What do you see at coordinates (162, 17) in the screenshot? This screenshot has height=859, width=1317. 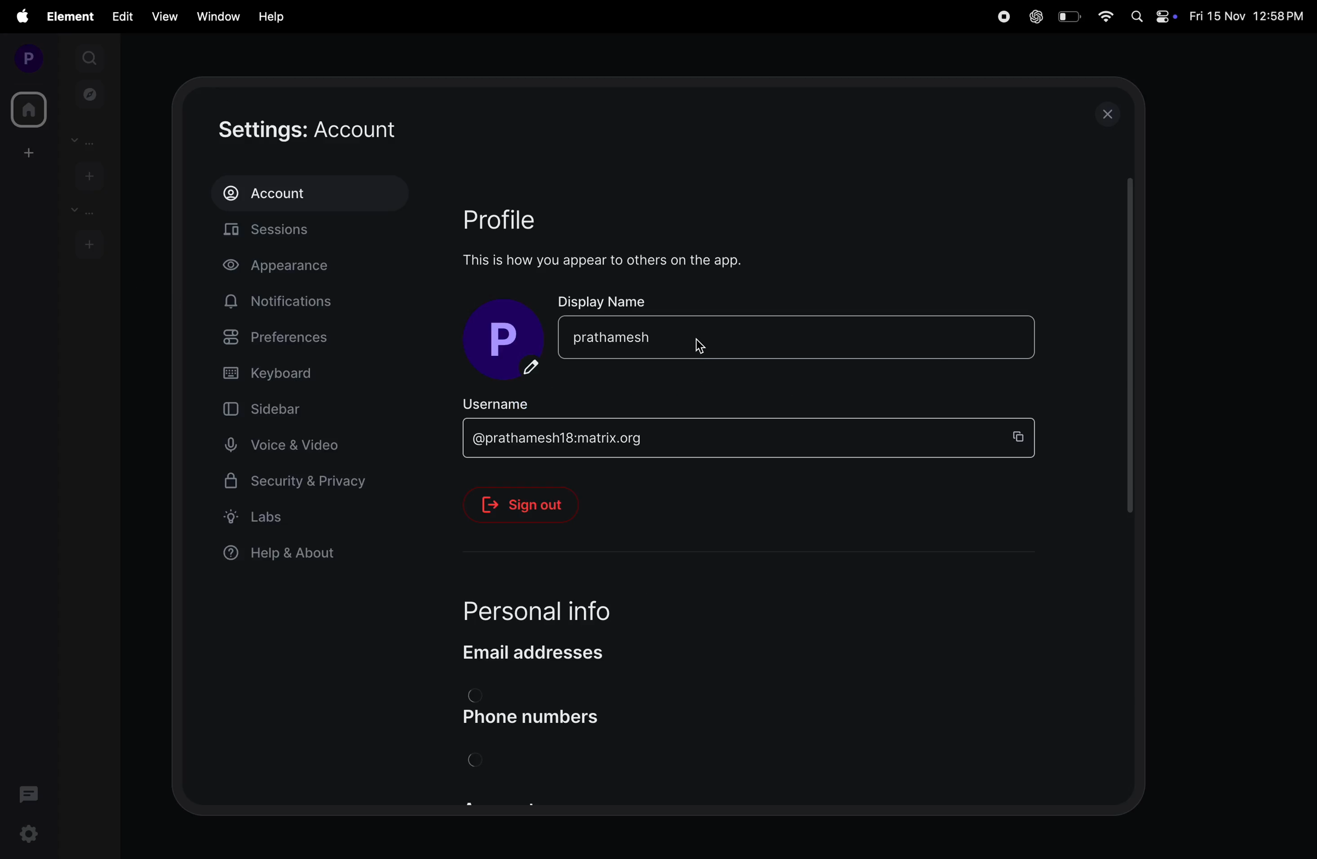 I see `view` at bounding box center [162, 17].